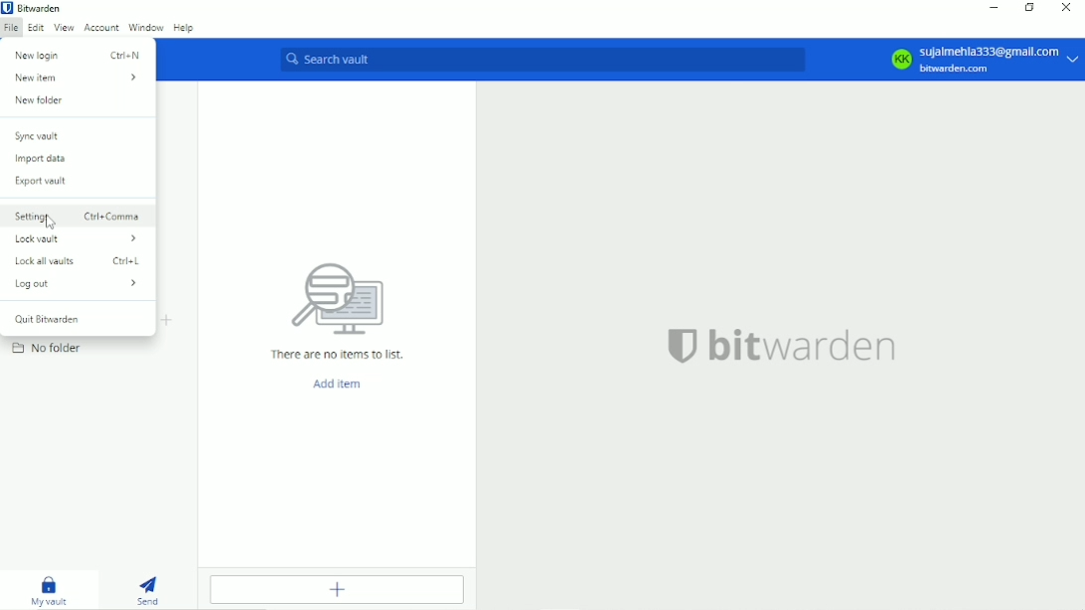 Image resolution: width=1085 pixels, height=610 pixels. What do you see at coordinates (45, 181) in the screenshot?
I see `Export vault` at bounding box center [45, 181].